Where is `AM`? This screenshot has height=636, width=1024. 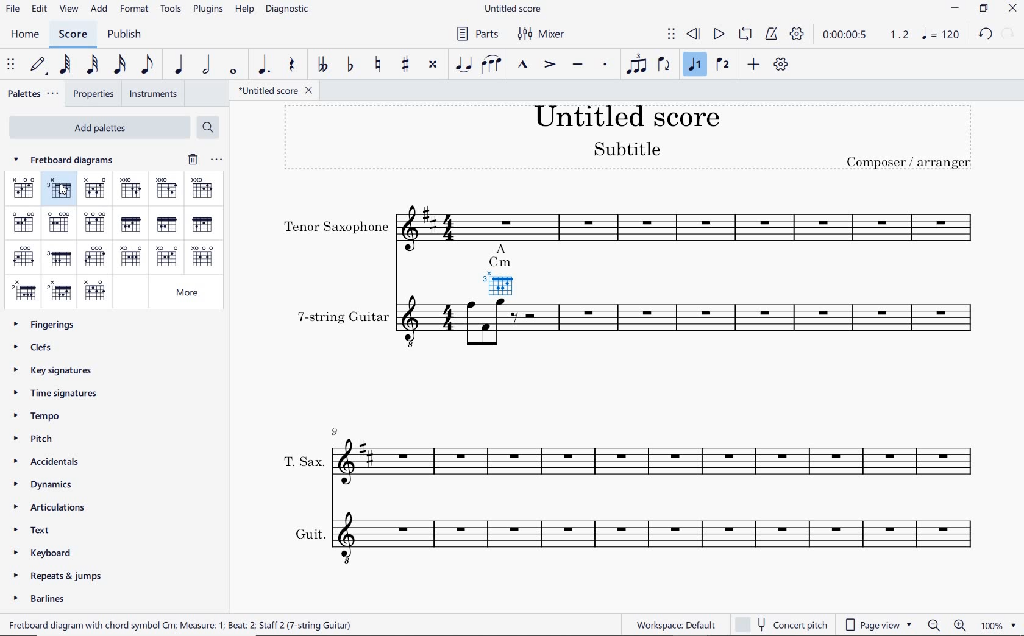 AM is located at coordinates (168, 258).